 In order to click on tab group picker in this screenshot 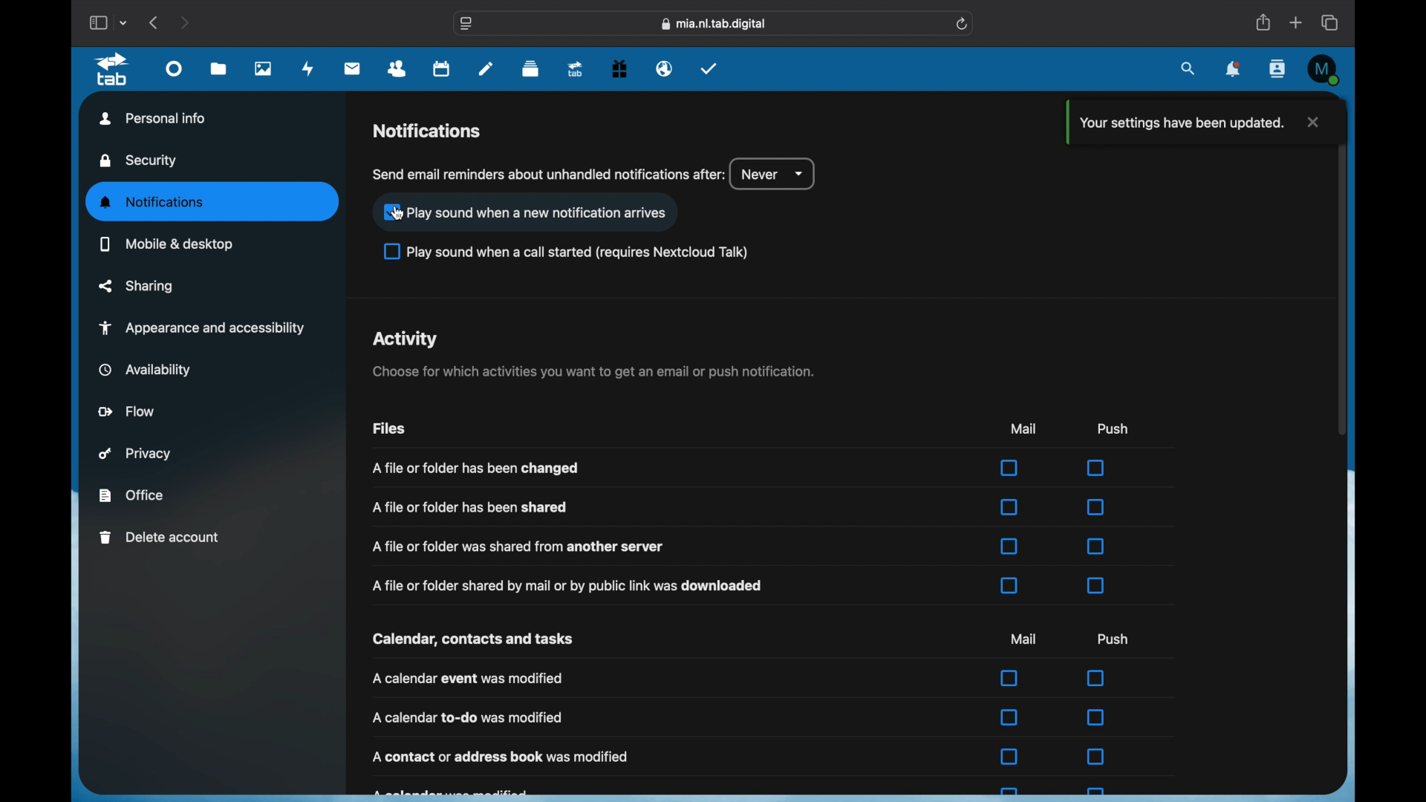, I will do `click(124, 22)`.